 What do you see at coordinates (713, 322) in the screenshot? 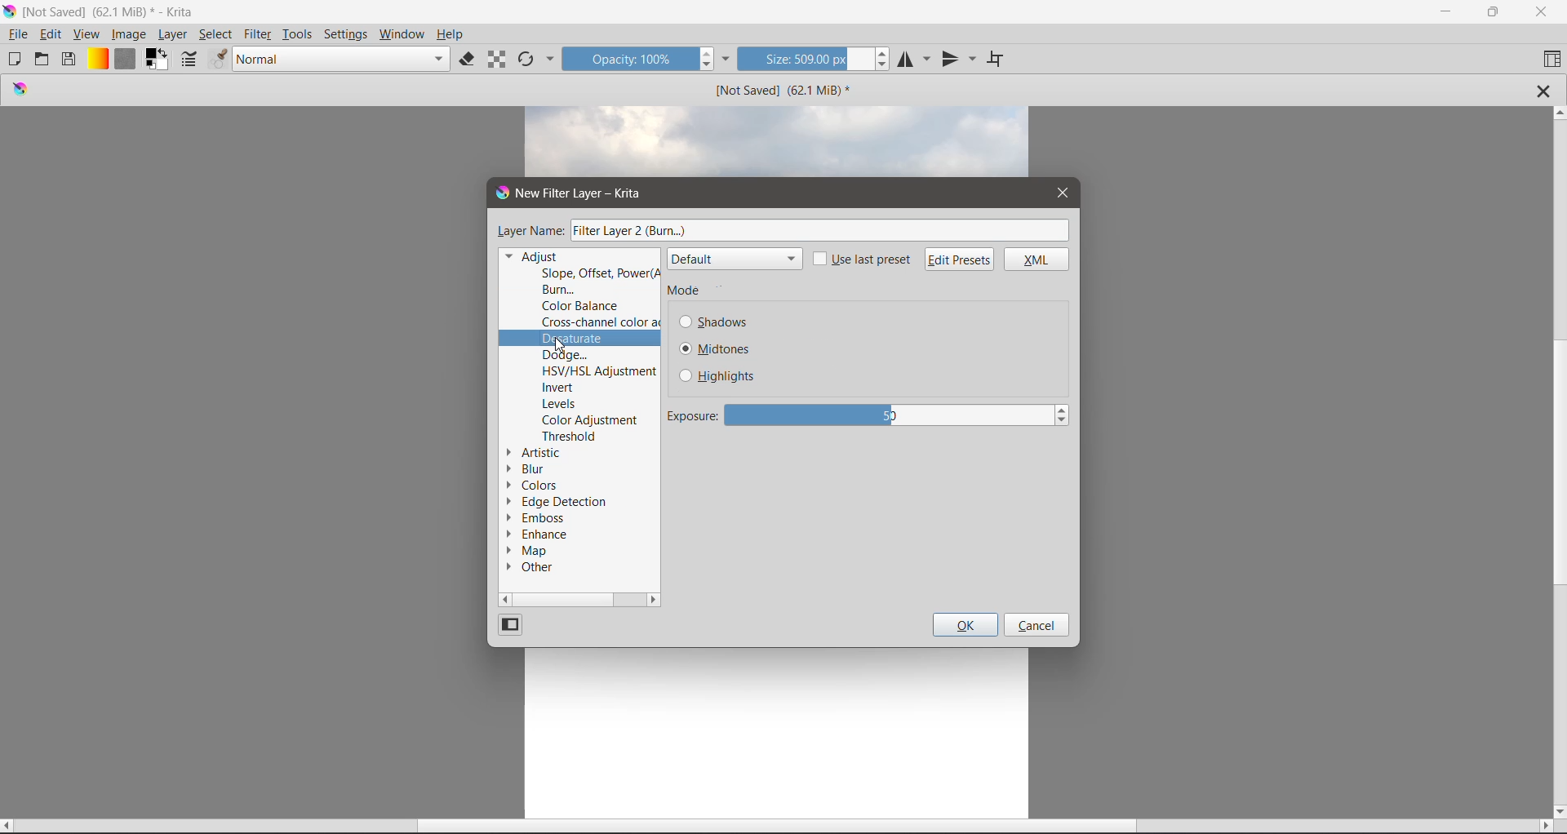
I see `Shadows` at bounding box center [713, 322].